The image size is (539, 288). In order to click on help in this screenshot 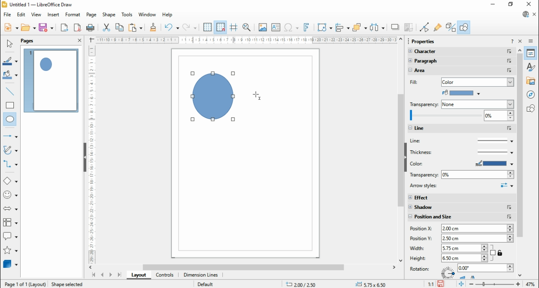, I will do `click(168, 15)`.